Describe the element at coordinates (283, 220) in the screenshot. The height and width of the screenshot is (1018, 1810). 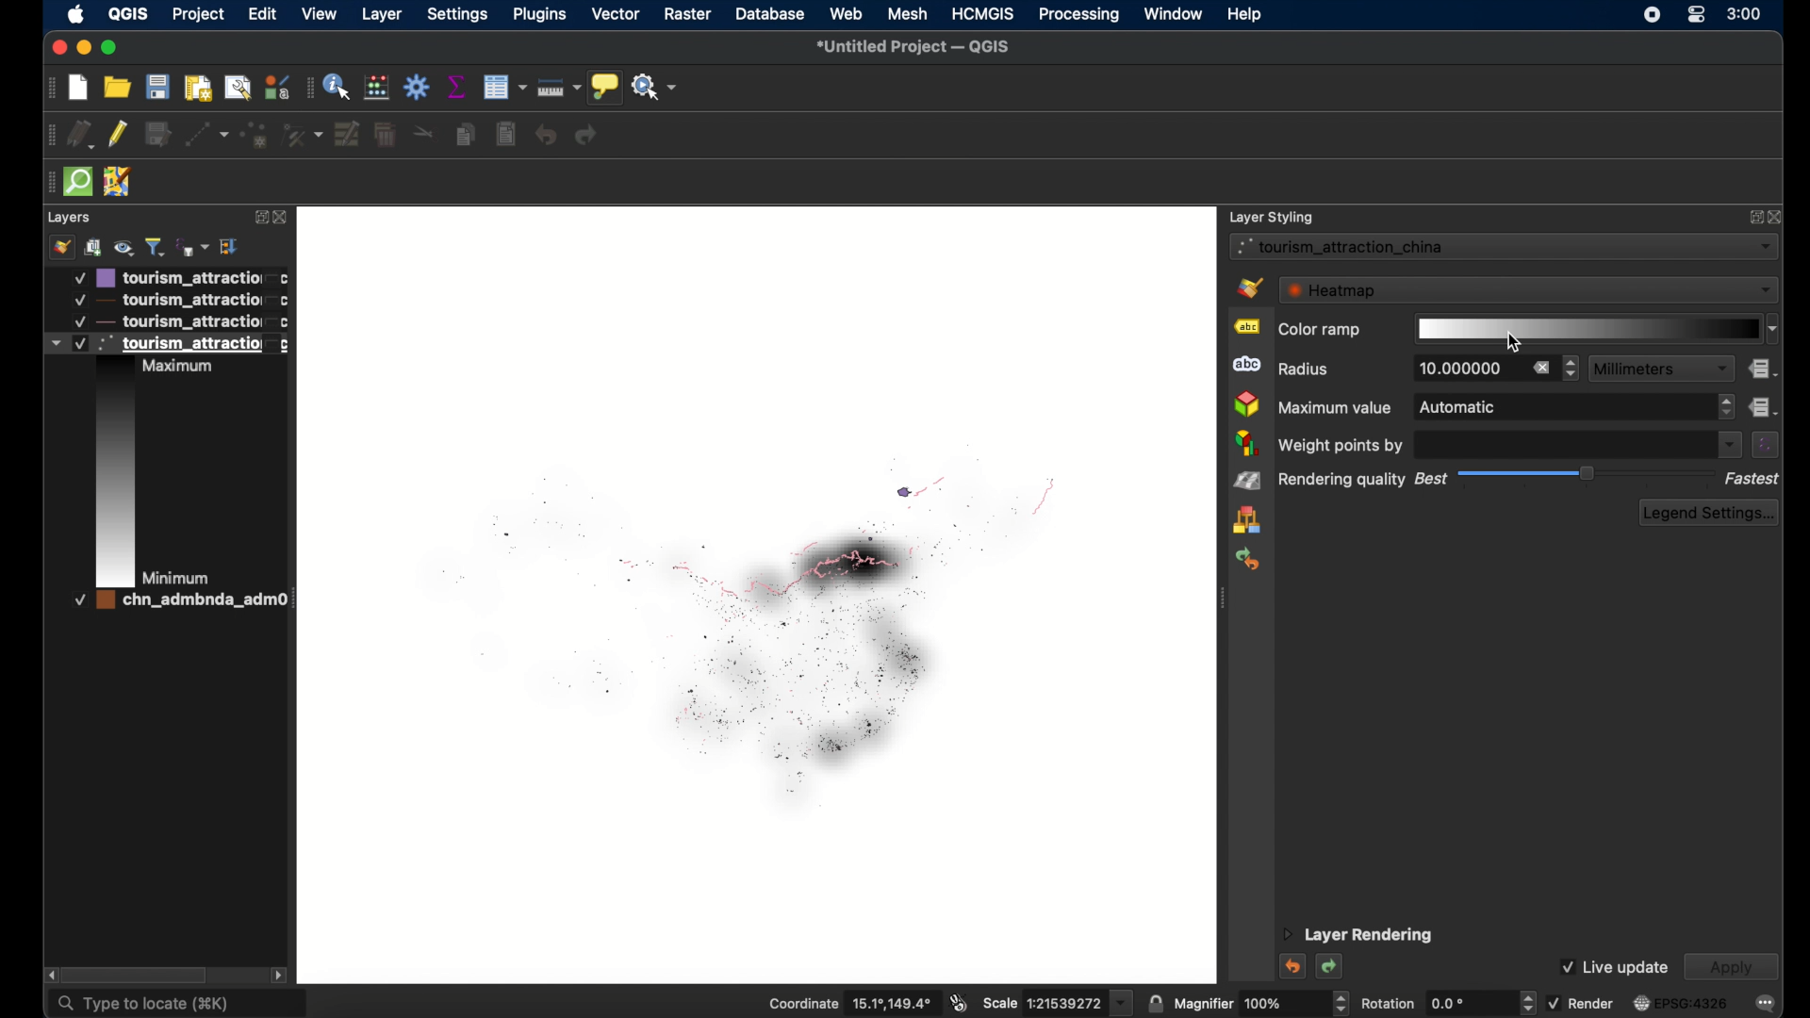
I see `close` at that location.